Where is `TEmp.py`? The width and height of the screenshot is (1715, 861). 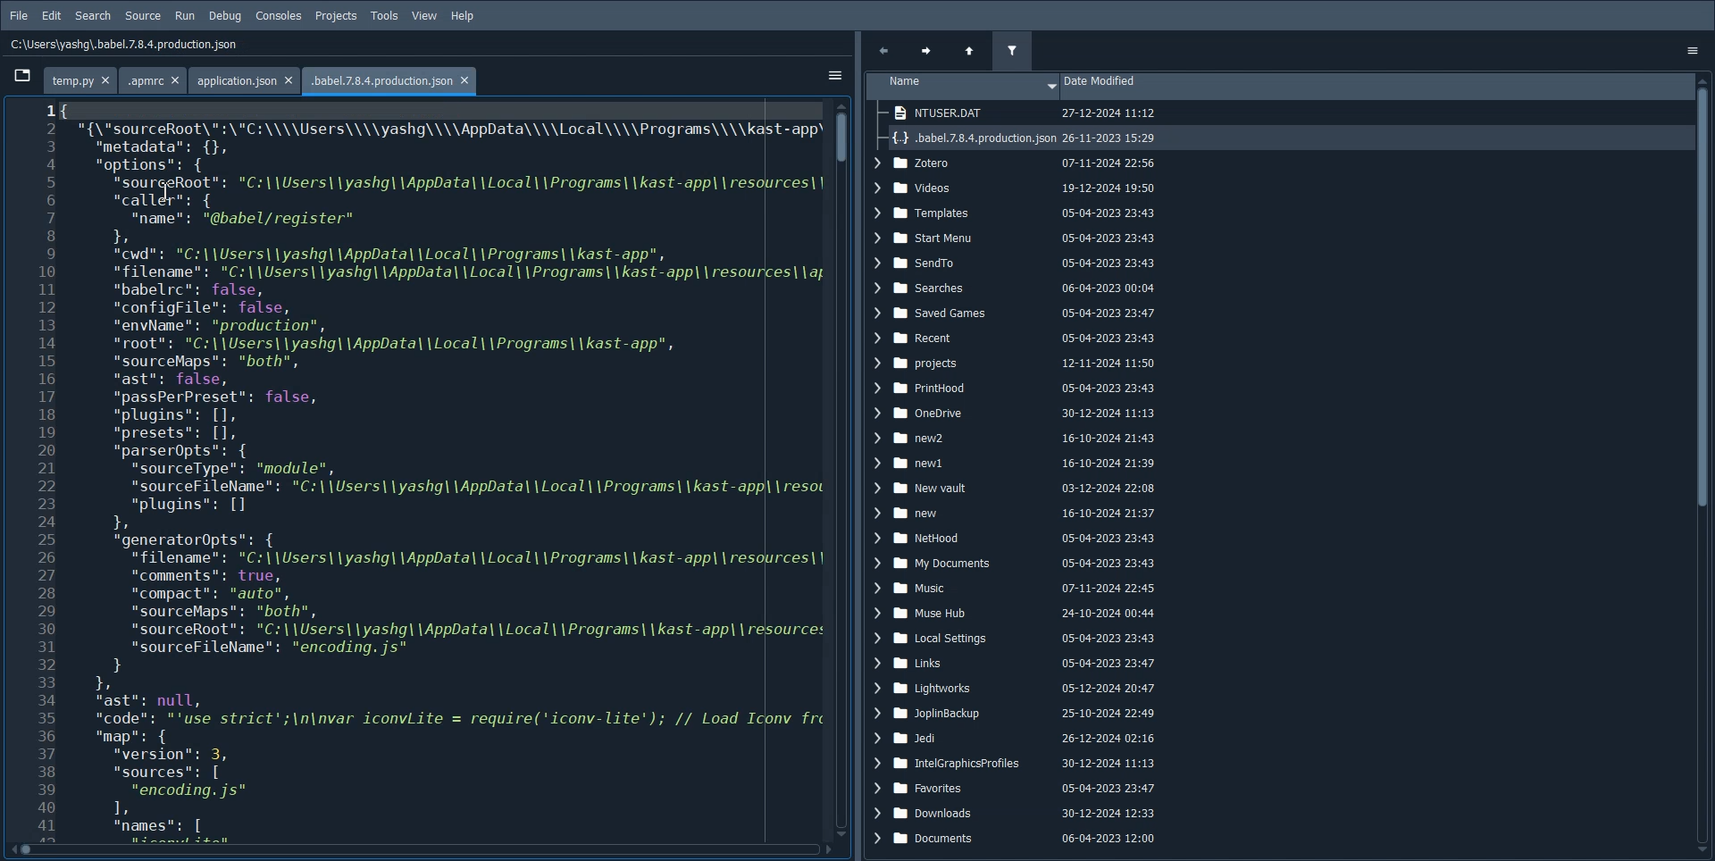
TEmp.py is located at coordinates (81, 78).